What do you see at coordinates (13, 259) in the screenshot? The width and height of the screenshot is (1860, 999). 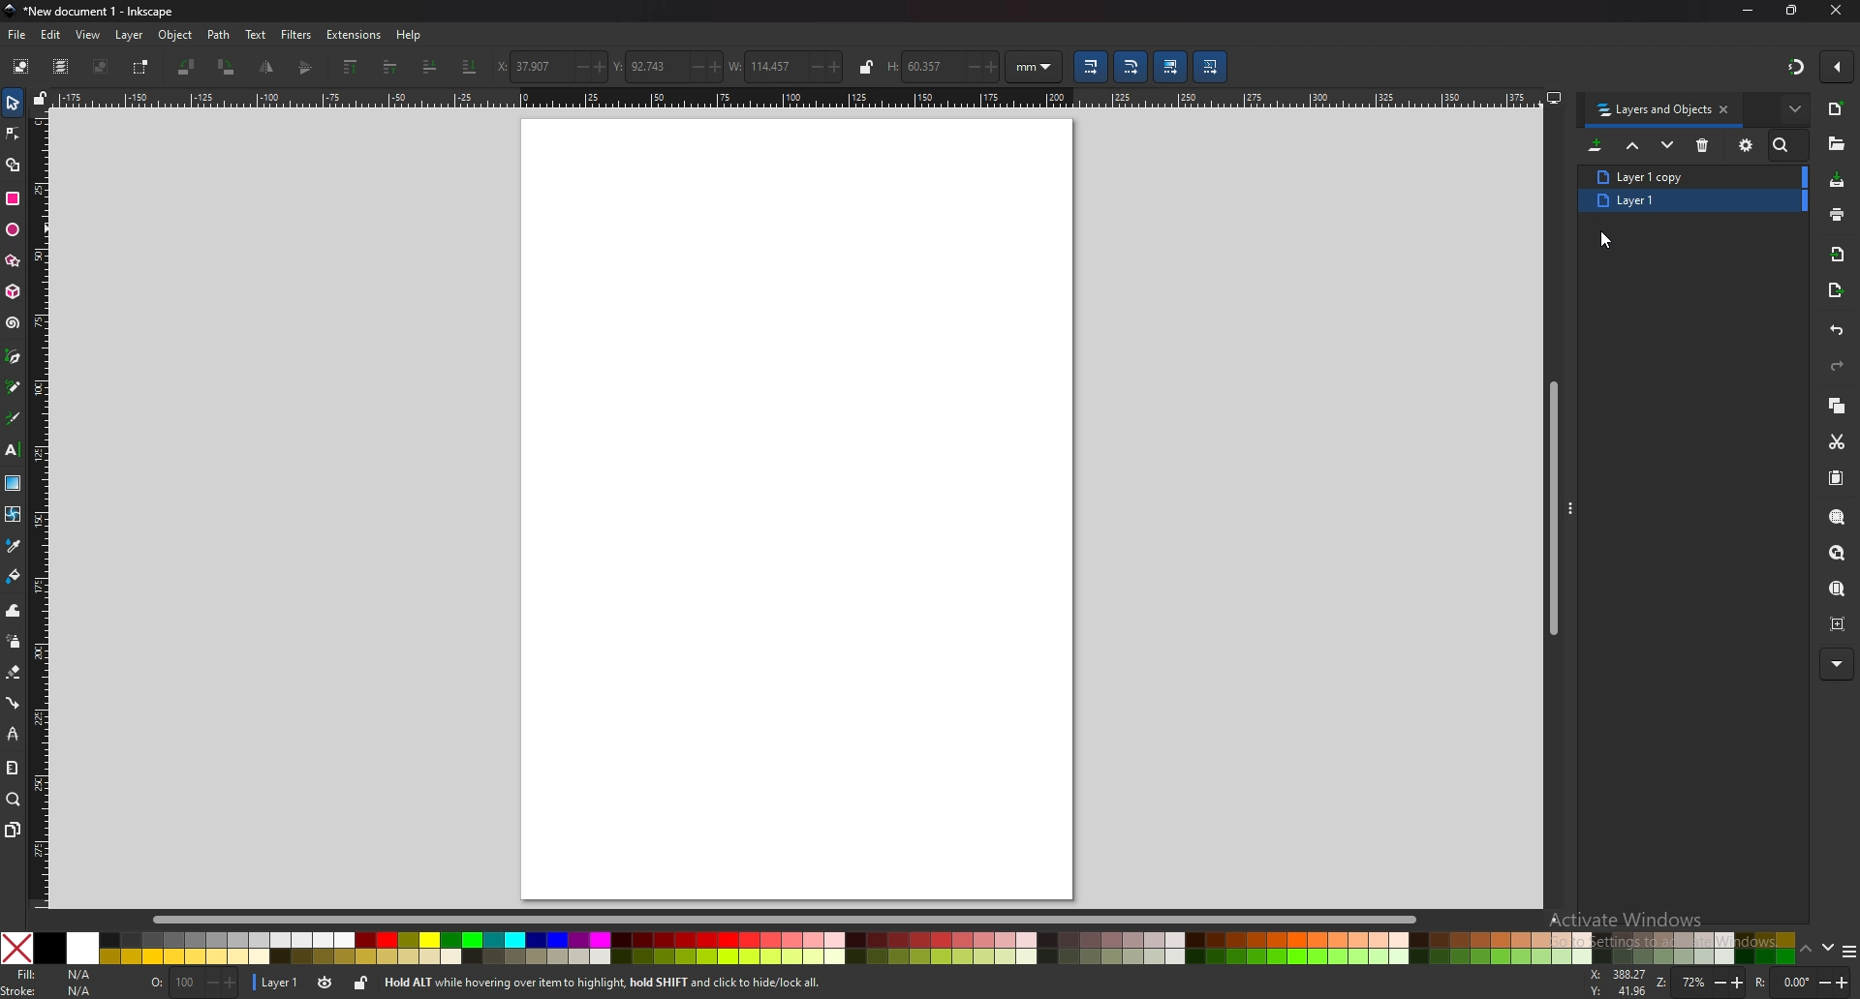 I see `stars and polygons` at bounding box center [13, 259].